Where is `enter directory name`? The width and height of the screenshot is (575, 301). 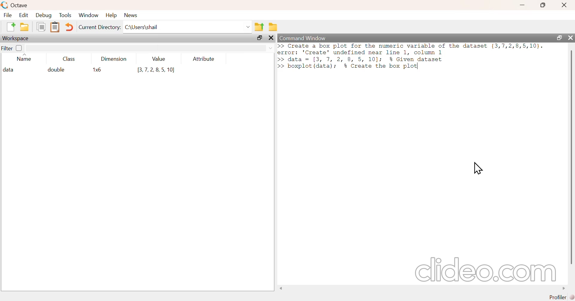
enter directory name is located at coordinates (187, 28).